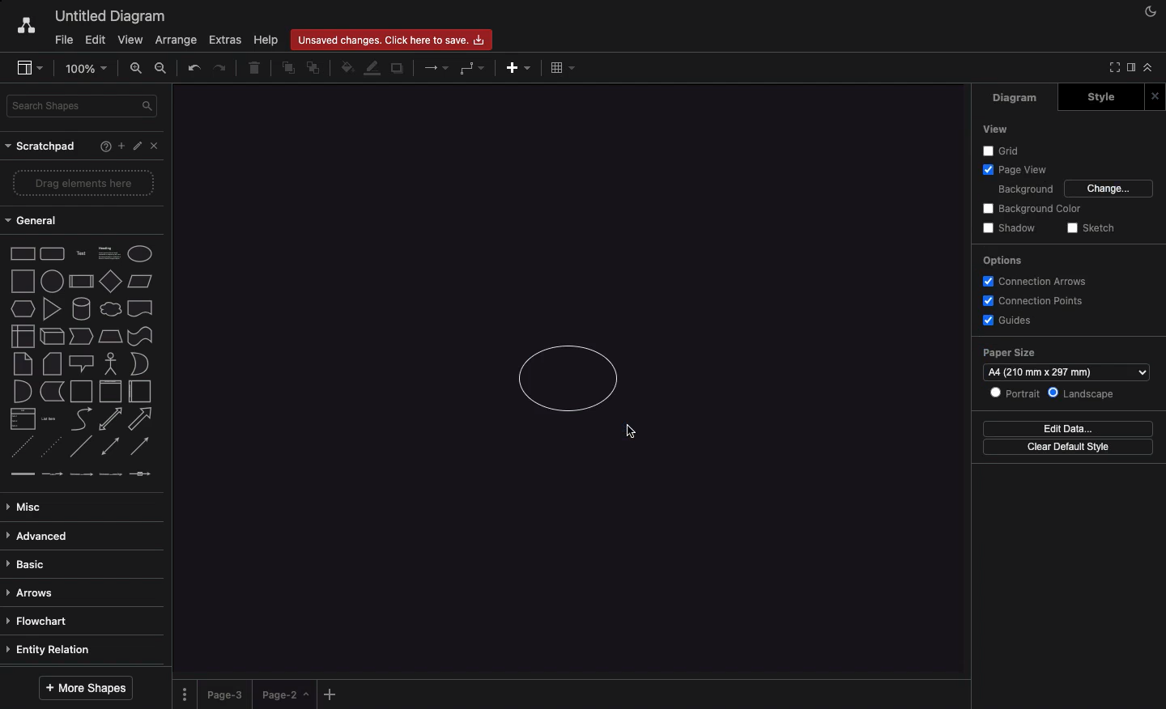  What do you see at coordinates (158, 149) in the screenshot?
I see `Close` at bounding box center [158, 149].